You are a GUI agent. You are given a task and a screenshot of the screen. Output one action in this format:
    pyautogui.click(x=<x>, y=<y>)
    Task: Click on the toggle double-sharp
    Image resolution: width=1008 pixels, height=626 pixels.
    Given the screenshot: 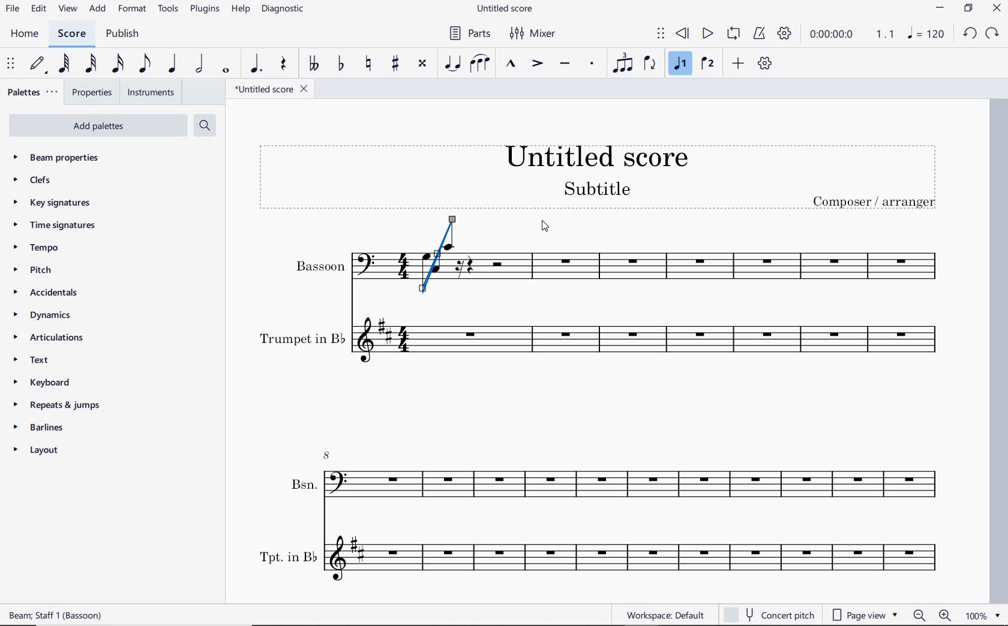 What is the action you would take?
    pyautogui.click(x=423, y=64)
    